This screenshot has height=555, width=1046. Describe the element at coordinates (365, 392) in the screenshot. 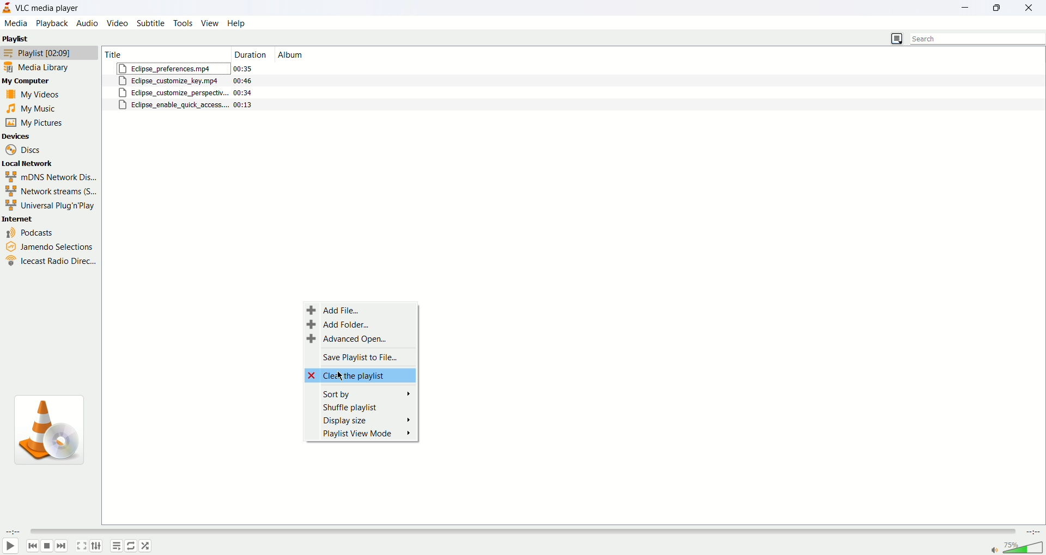

I see `sort` at that location.